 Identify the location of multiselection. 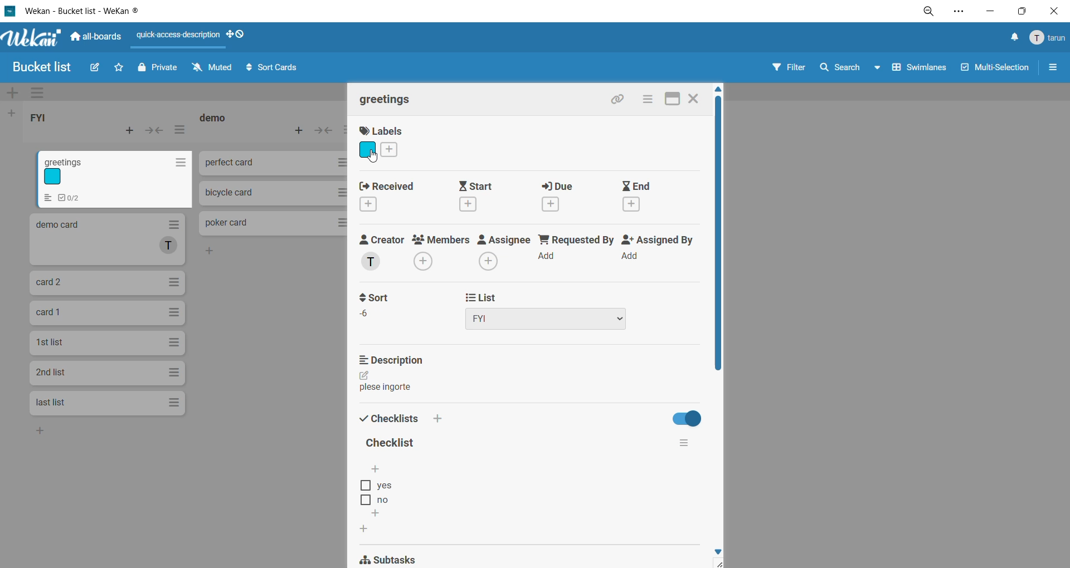
(995, 72).